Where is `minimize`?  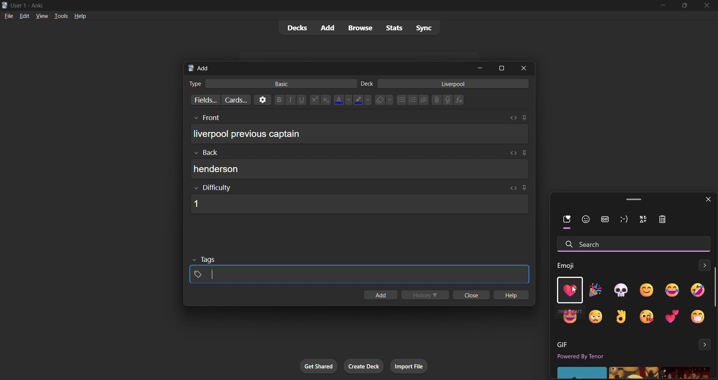 minimize is located at coordinates (661, 6).